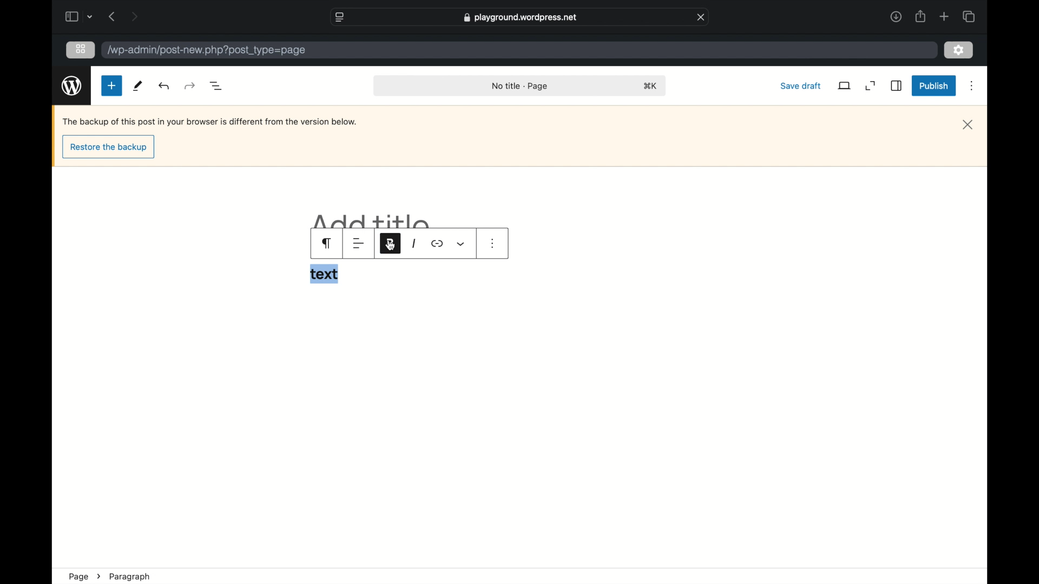 The width and height of the screenshot is (1039, 584). Describe the element at coordinates (211, 122) in the screenshot. I see `Backup notification` at that location.